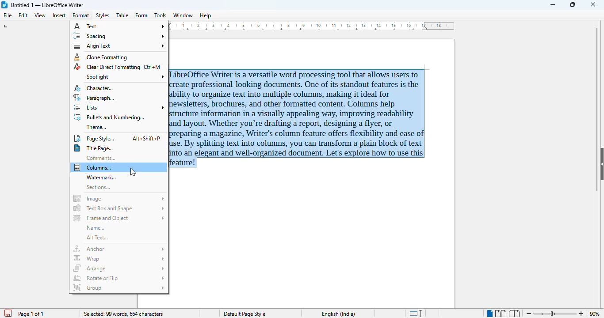 This screenshot has height=318, width=604. I want to click on rotate or flip, so click(120, 278).